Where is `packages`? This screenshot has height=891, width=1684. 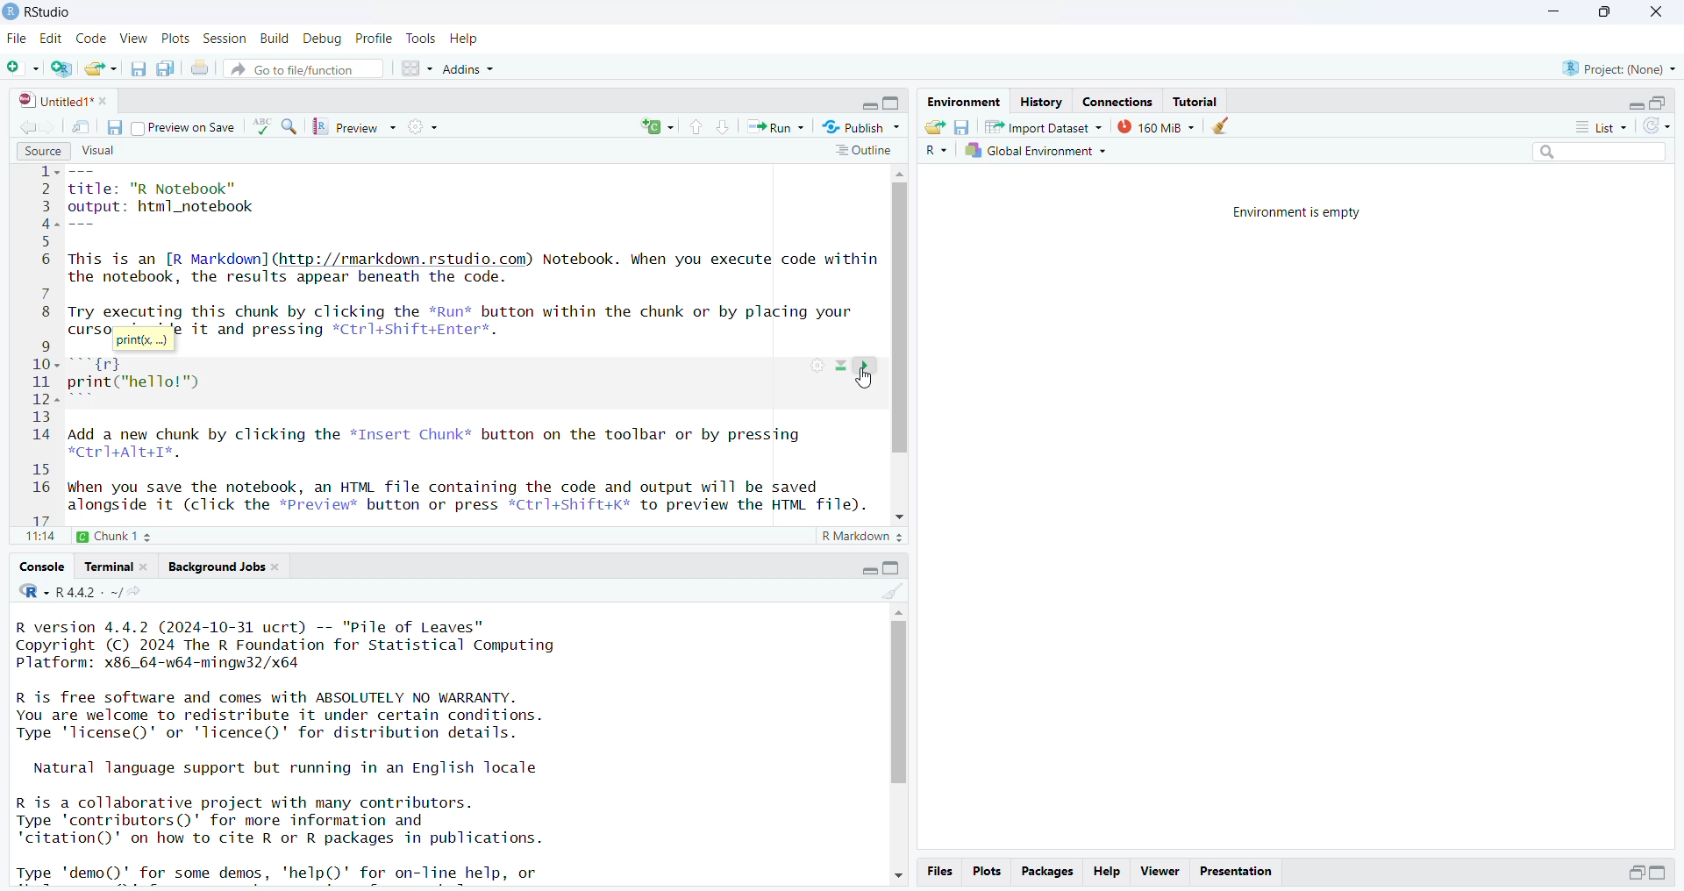 packages is located at coordinates (1048, 871).